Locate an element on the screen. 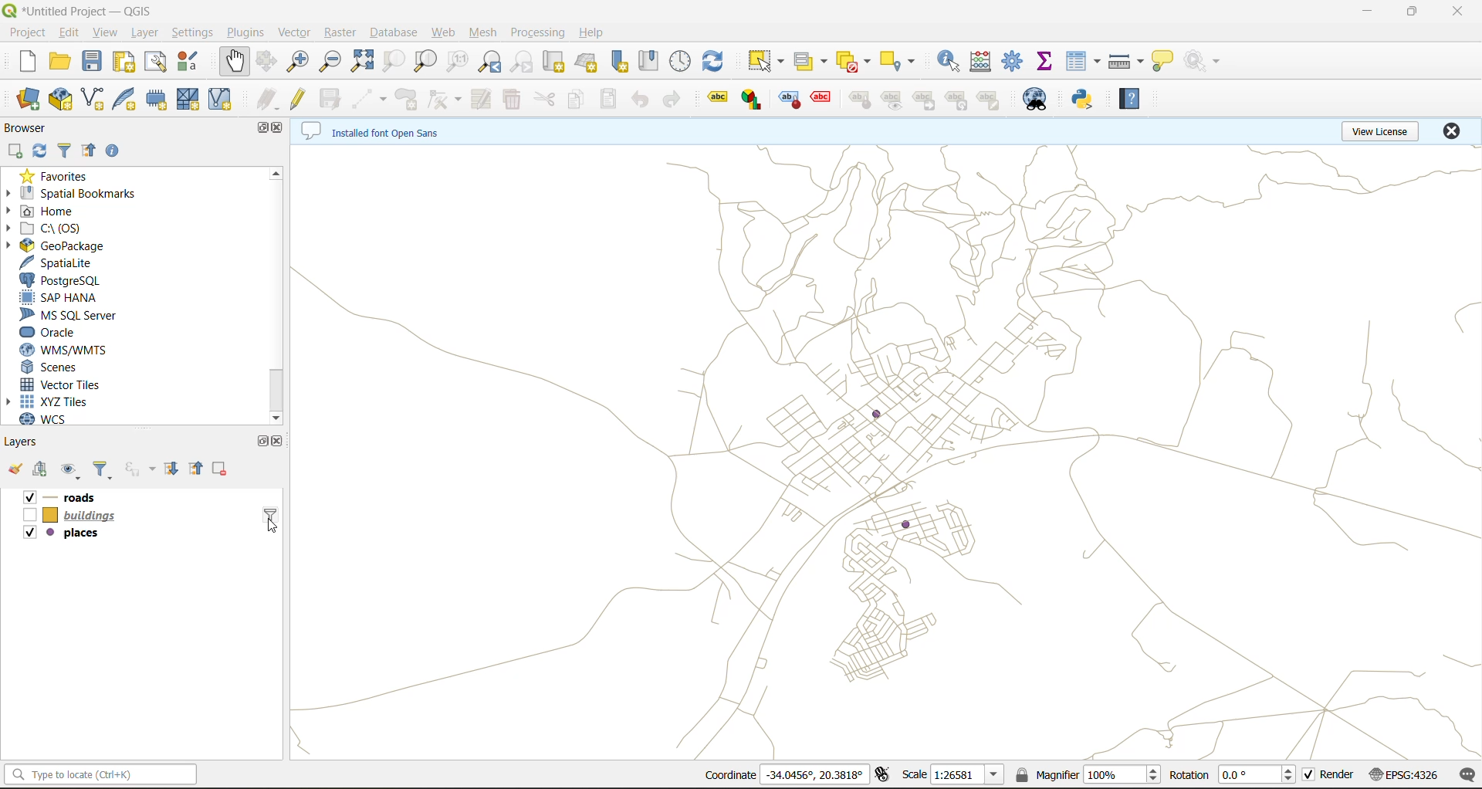  web is located at coordinates (444, 34).